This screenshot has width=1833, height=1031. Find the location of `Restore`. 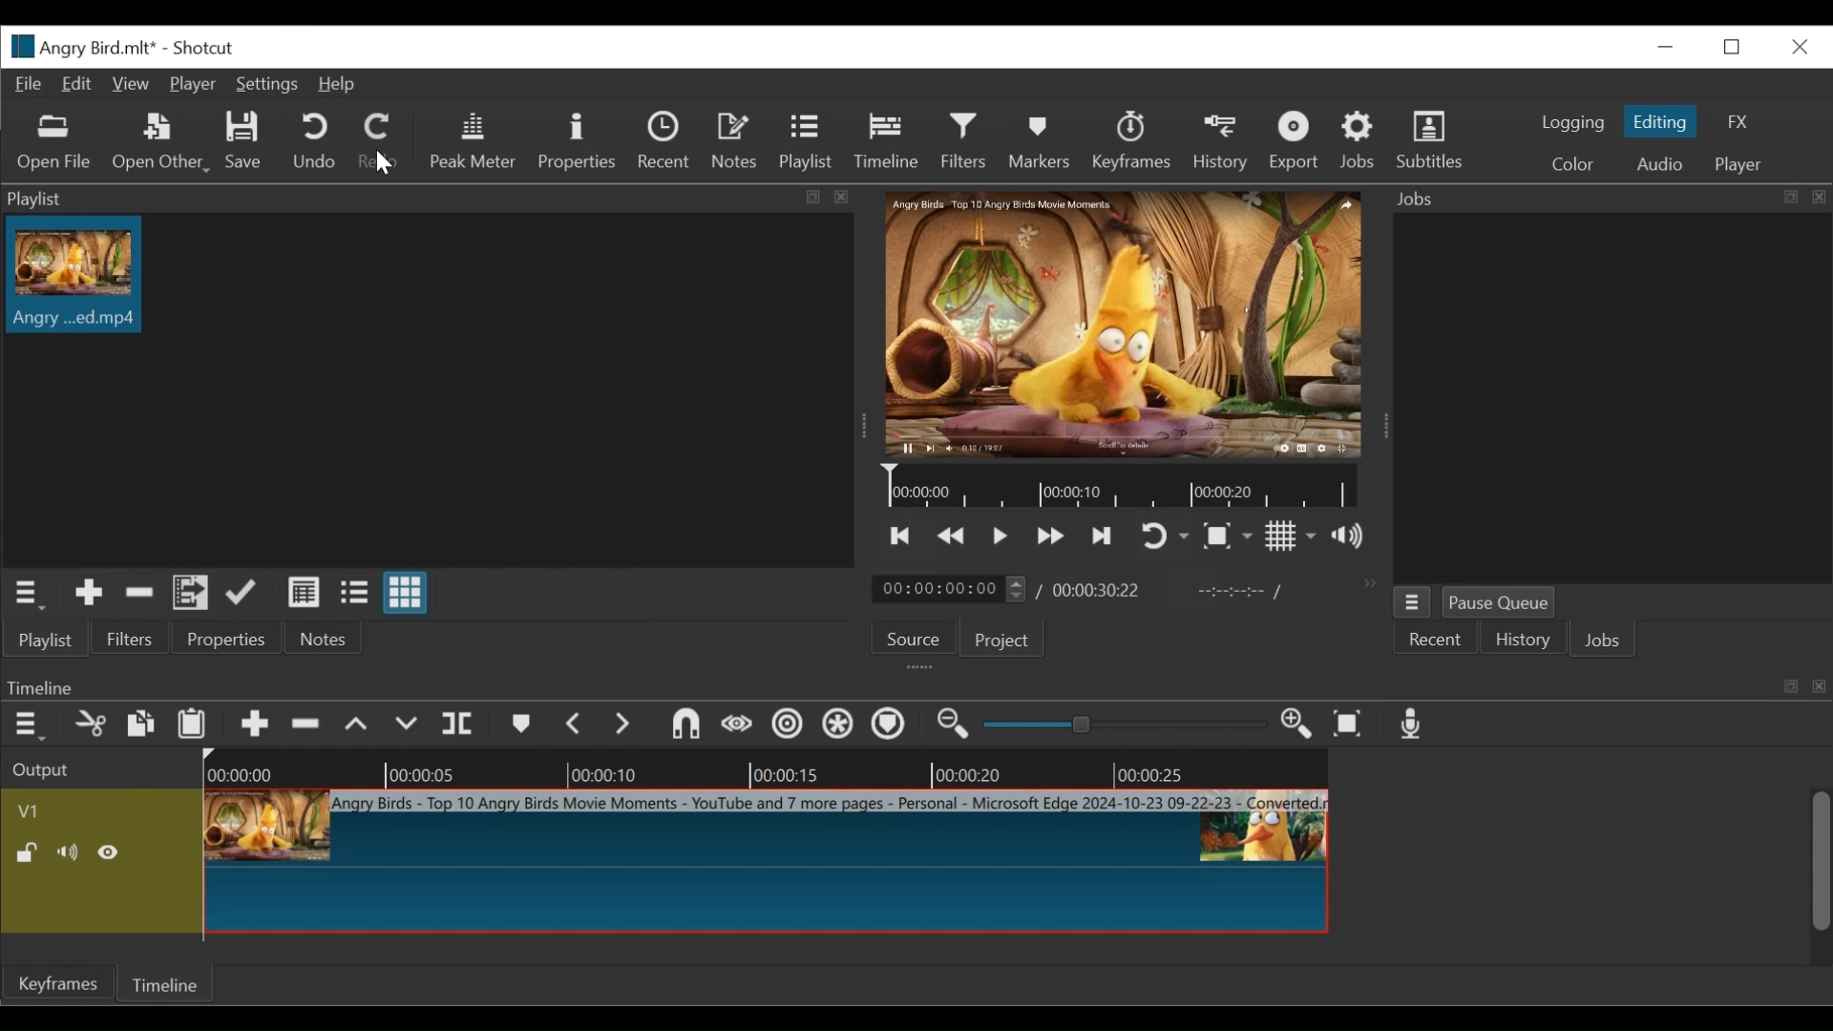

Restore is located at coordinates (1737, 47).